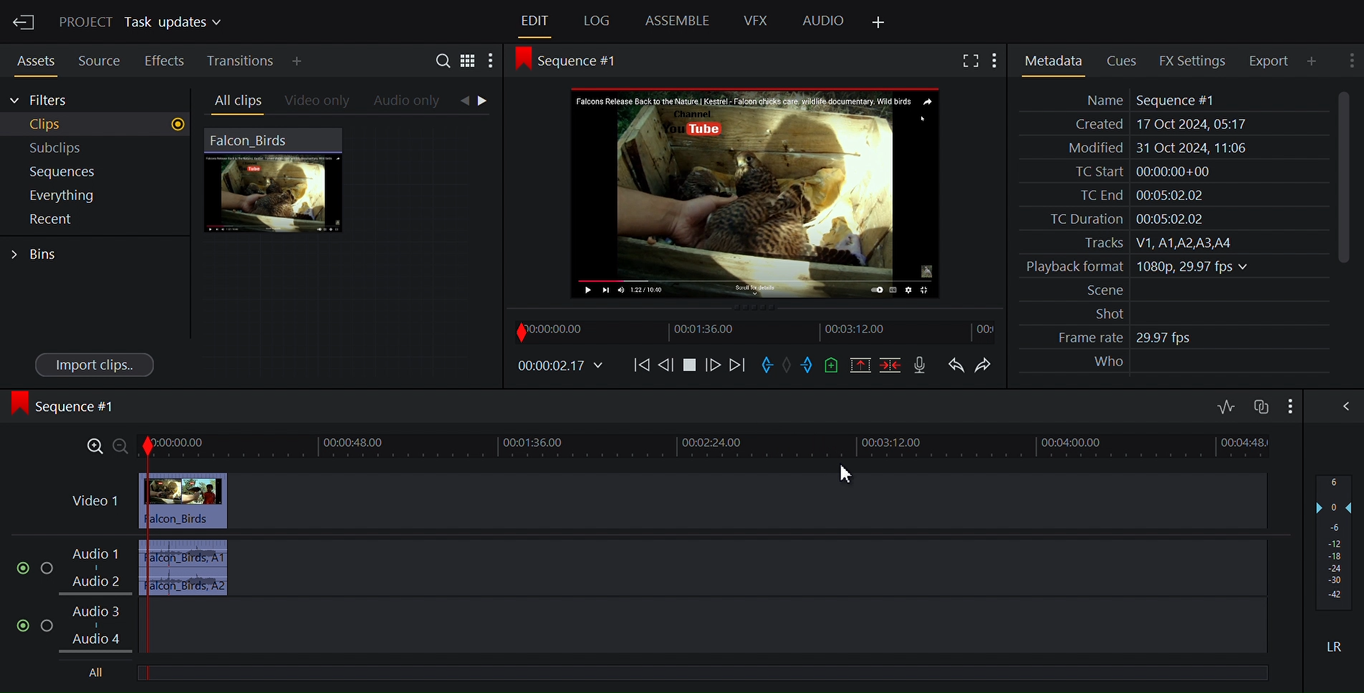 The width and height of the screenshot is (1364, 693). I want to click on All, so click(95, 674).